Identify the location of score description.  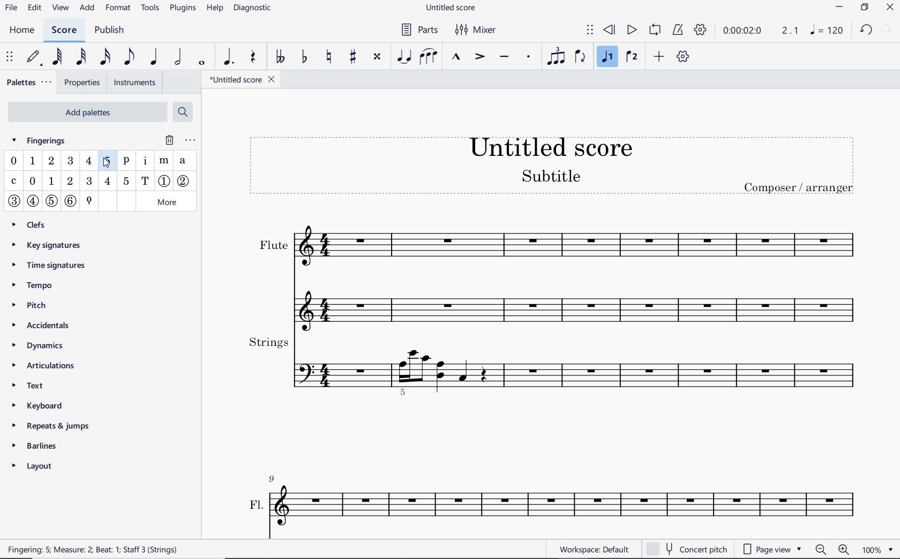
(144, 549).